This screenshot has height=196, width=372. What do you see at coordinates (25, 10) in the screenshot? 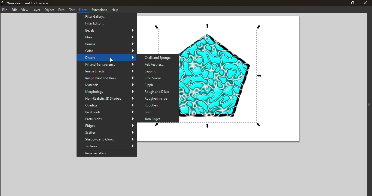
I see `View` at bounding box center [25, 10].